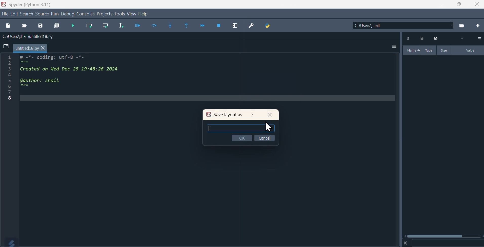 The image size is (484, 247). What do you see at coordinates (468, 50) in the screenshot?
I see `Value` at bounding box center [468, 50].